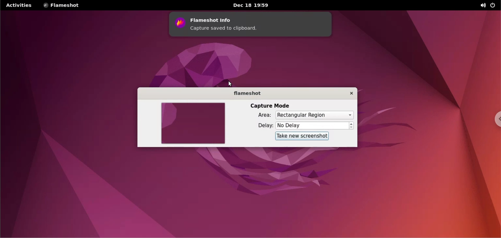 The width and height of the screenshot is (501, 238). What do you see at coordinates (193, 124) in the screenshot?
I see `screenshot preview` at bounding box center [193, 124].